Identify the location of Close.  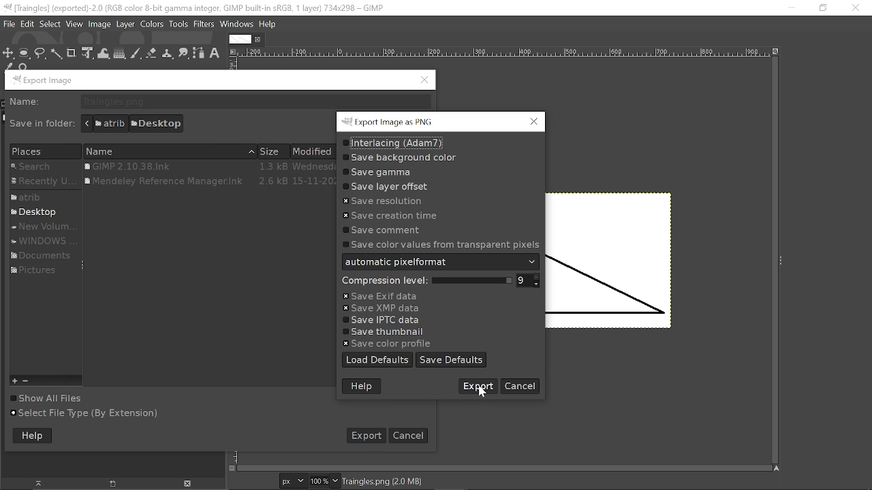
(534, 121).